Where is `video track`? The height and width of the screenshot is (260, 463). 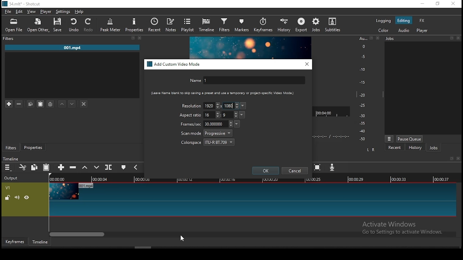 video track is located at coordinates (252, 200).